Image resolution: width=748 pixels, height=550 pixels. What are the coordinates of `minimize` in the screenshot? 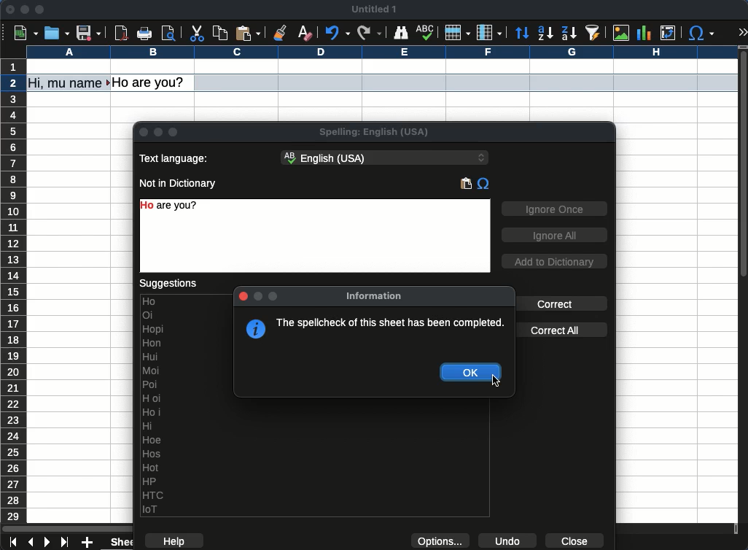 It's located at (24, 9).